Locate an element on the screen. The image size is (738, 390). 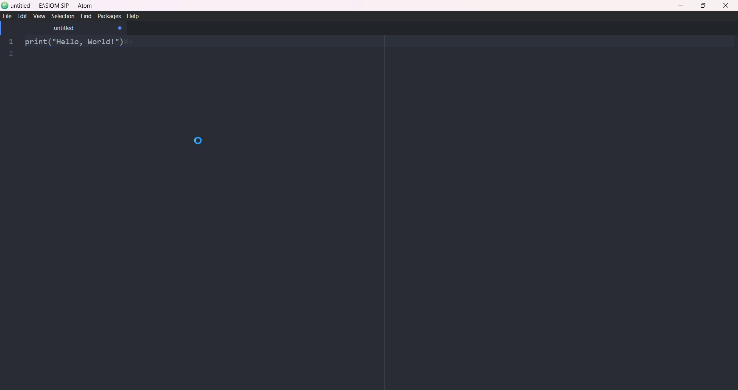
close is located at coordinates (726, 6).